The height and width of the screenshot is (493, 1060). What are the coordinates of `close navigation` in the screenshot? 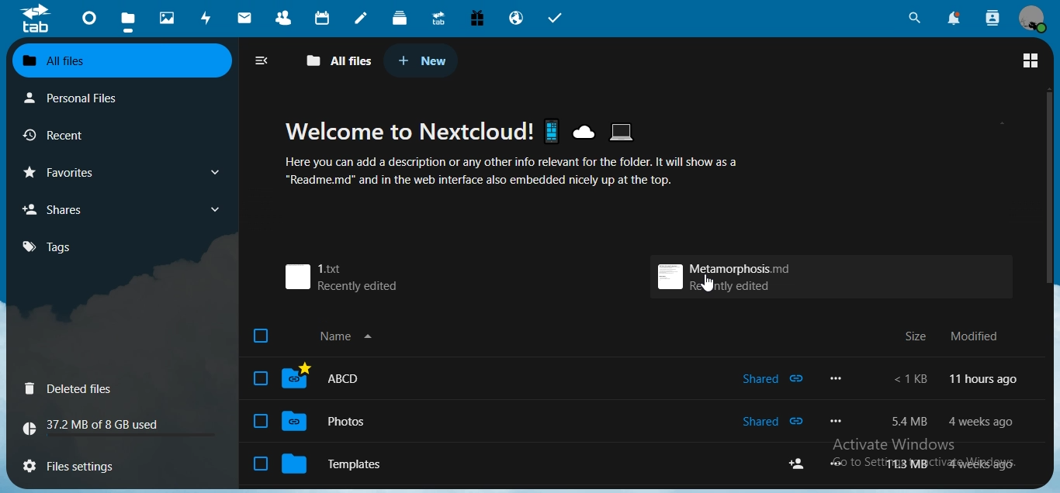 It's located at (263, 60).